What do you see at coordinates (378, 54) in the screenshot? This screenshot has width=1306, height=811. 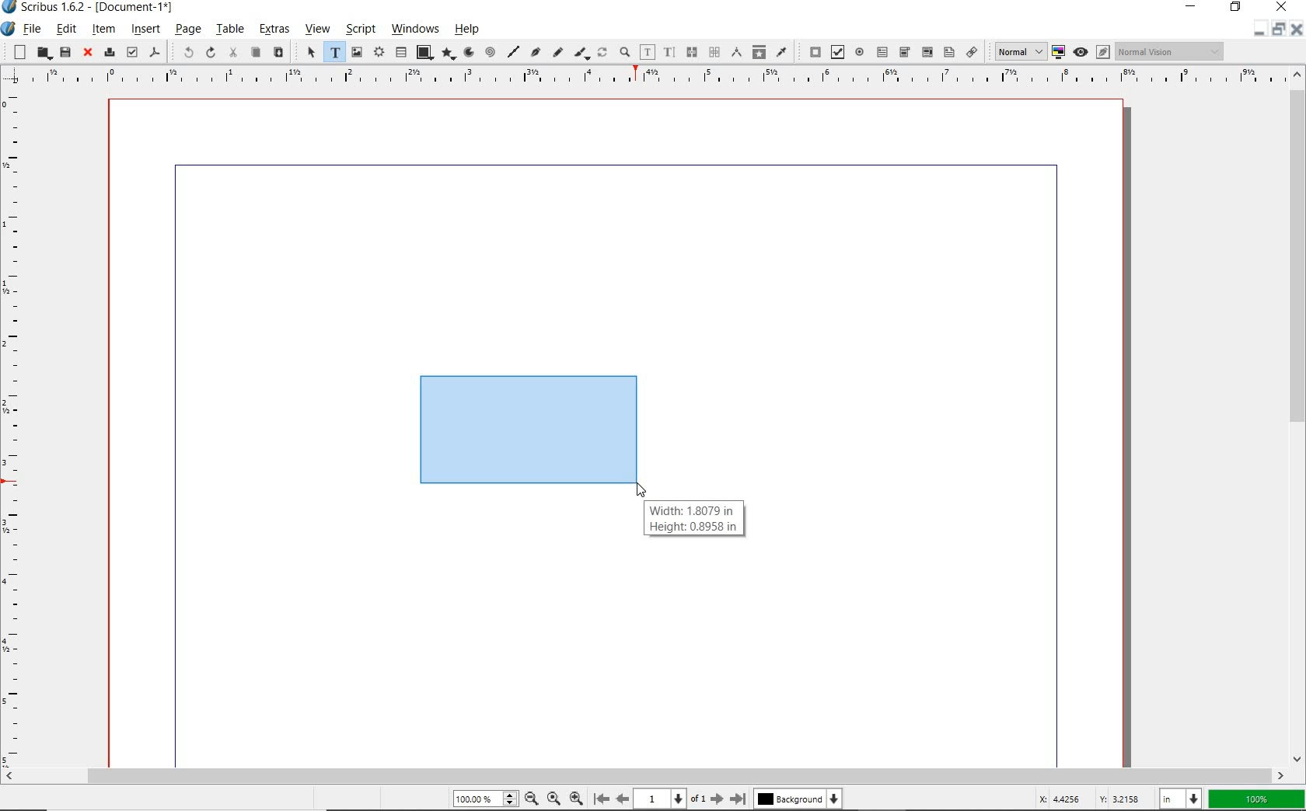 I see `render frame` at bounding box center [378, 54].